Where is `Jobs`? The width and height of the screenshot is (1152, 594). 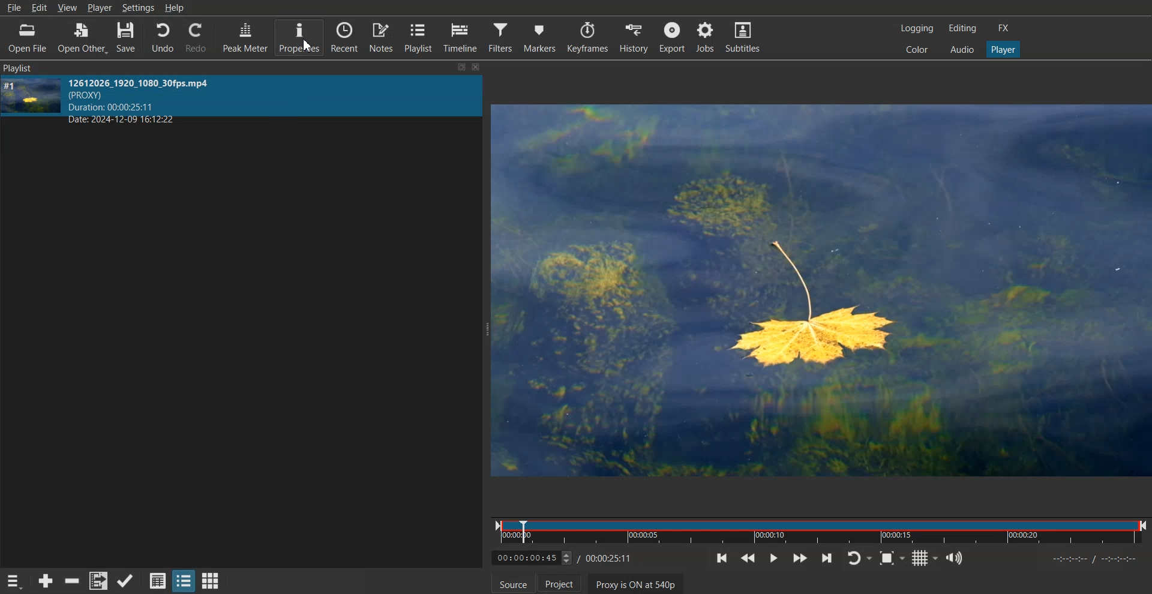
Jobs is located at coordinates (707, 37).